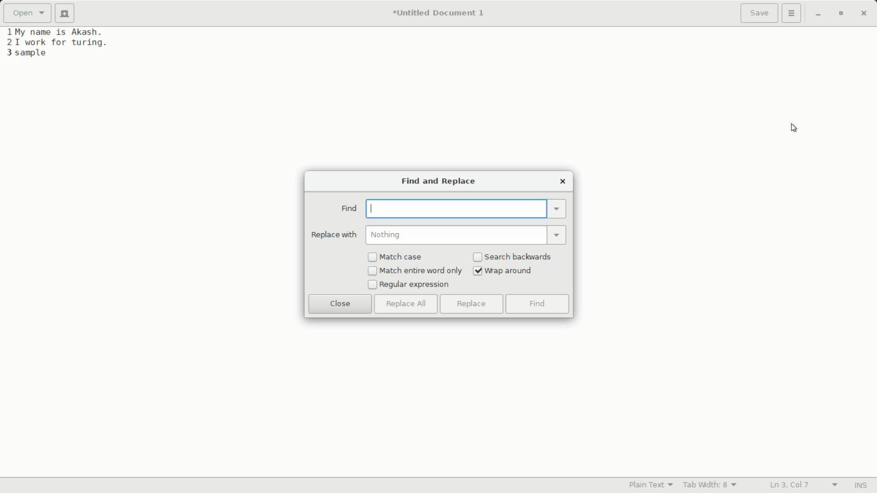  What do you see at coordinates (456, 209) in the screenshot?
I see `find bar` at bounding box center [456, 209].